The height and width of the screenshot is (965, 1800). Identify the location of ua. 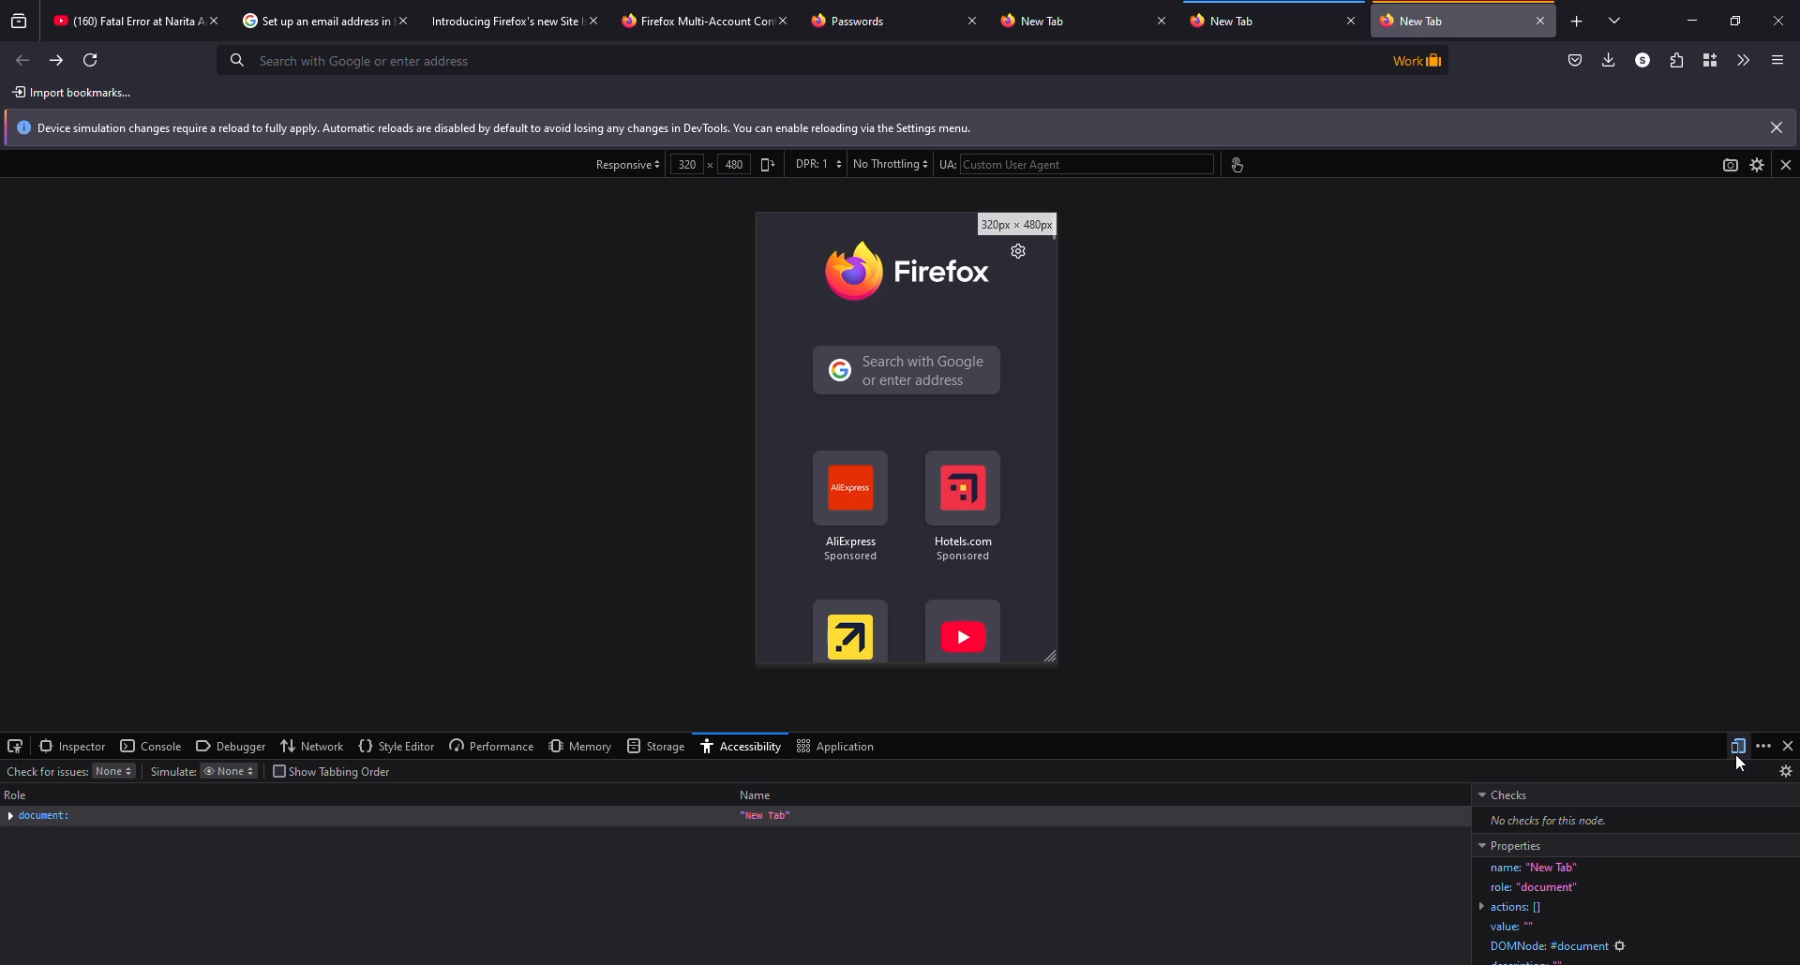
(945, 165).